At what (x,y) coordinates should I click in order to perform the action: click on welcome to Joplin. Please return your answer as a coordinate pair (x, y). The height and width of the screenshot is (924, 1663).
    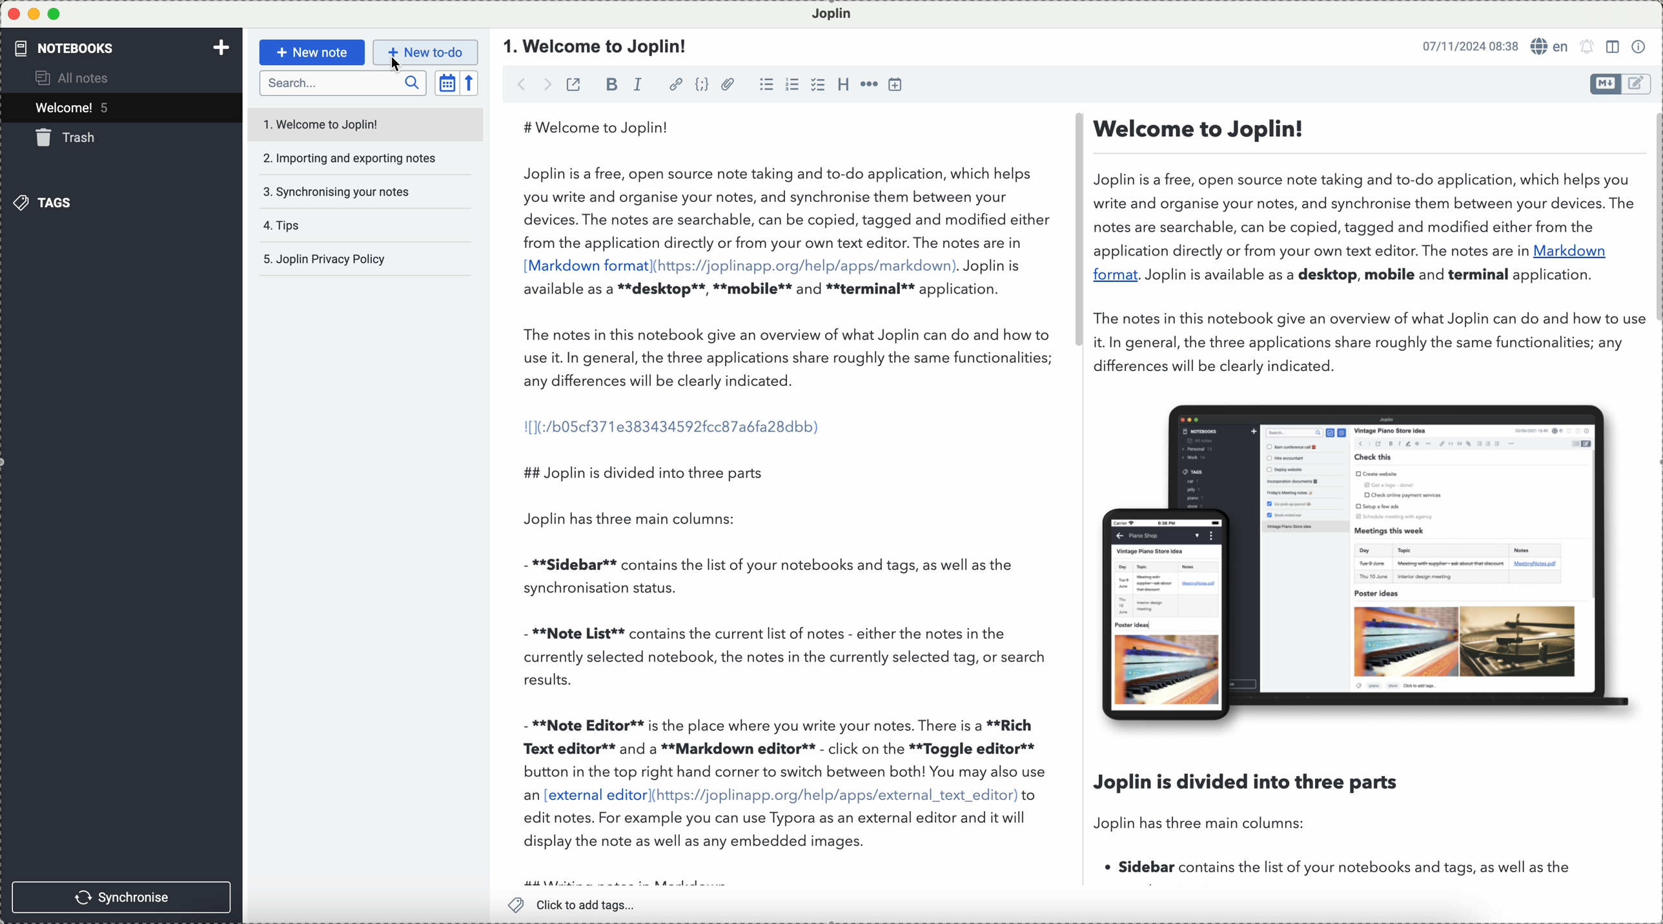
    Looking at the image, I should click on (365, 125).